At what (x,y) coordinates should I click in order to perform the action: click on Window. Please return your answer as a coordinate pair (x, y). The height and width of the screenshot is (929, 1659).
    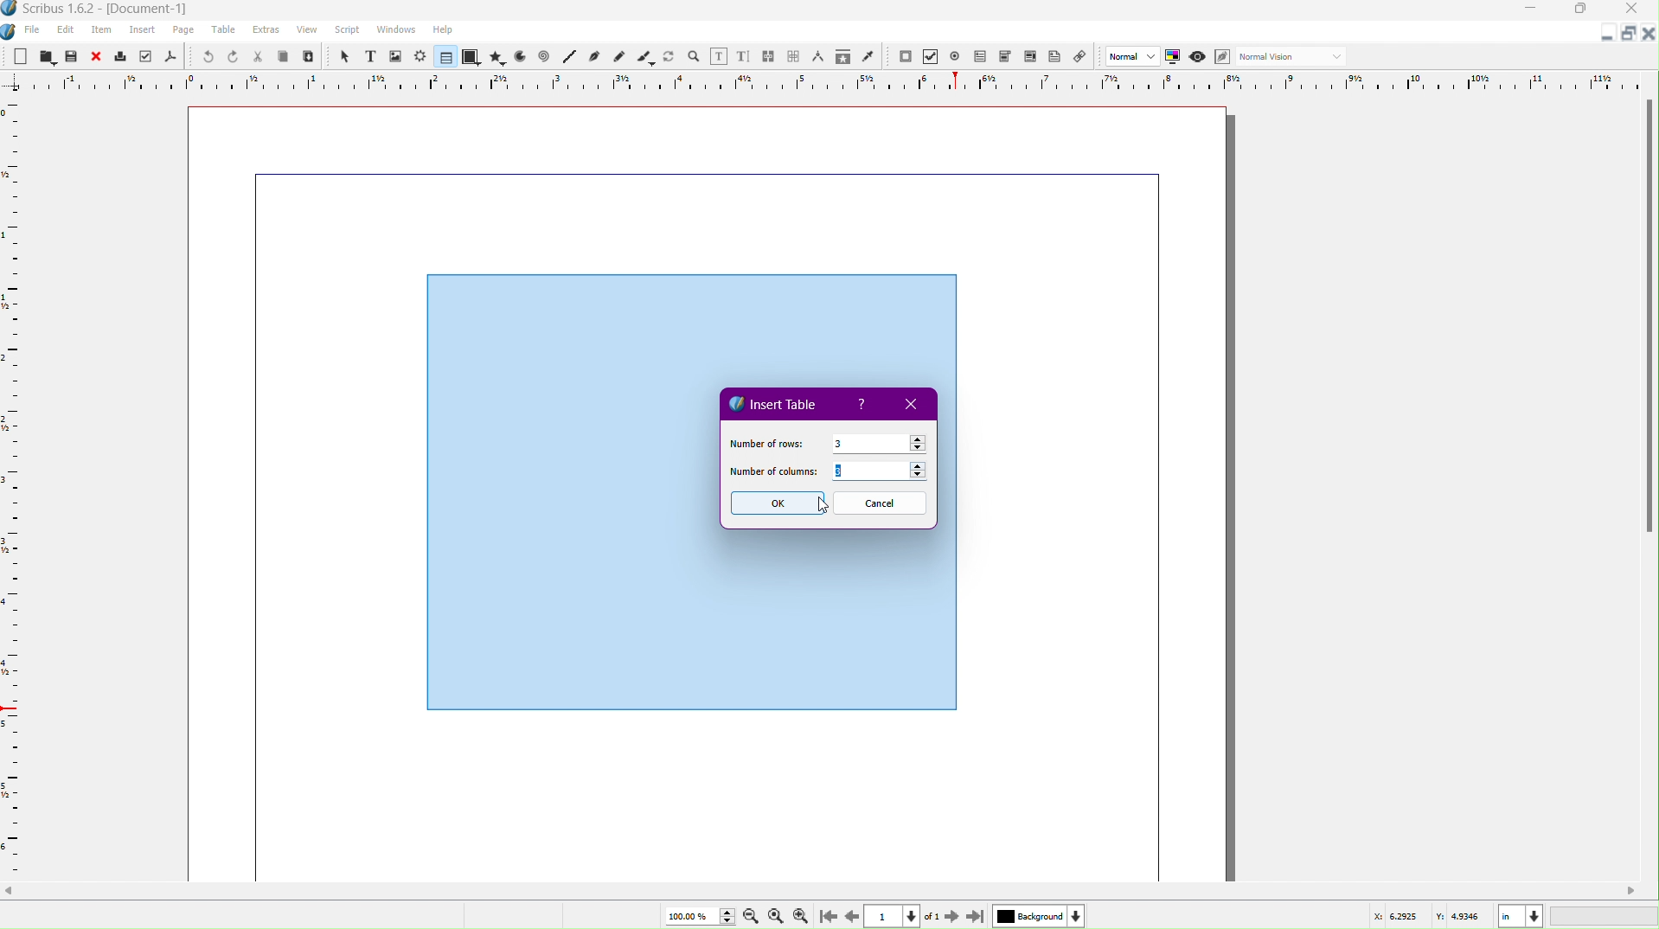
    Looking at the image, I should click on (394, 32).